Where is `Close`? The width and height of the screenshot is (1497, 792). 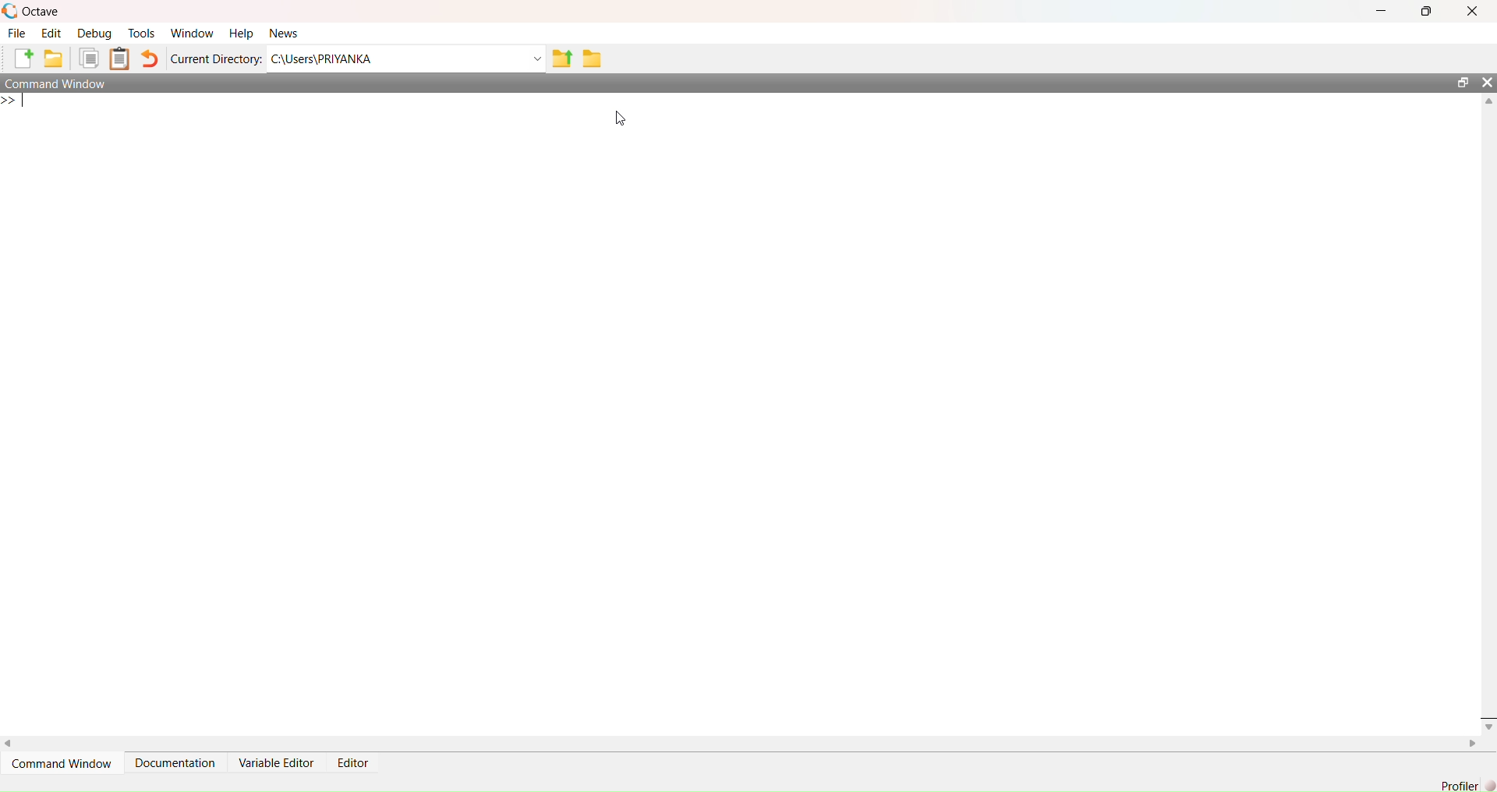 Close is located at coordinates (1488, 720).